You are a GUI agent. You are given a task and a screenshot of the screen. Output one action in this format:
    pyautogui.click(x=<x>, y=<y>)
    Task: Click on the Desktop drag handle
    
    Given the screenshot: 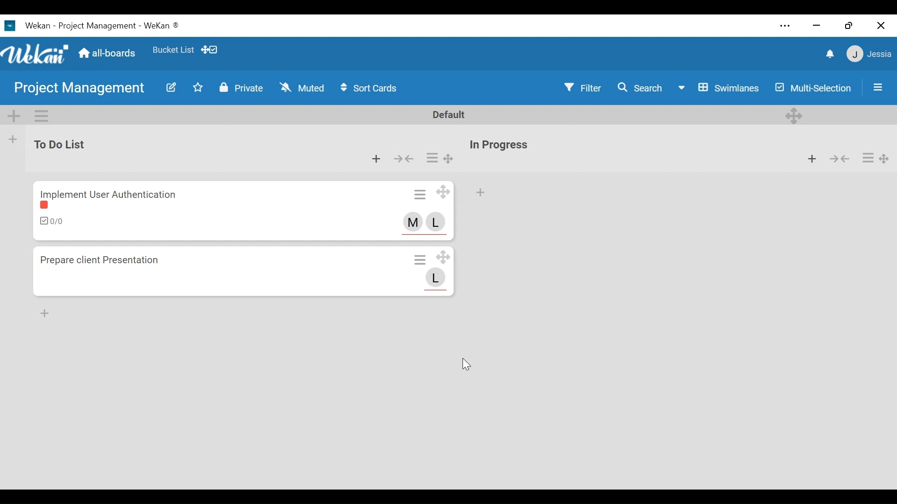 What is the action you would take?
    pyautogui.click(x=443, y=192)
    